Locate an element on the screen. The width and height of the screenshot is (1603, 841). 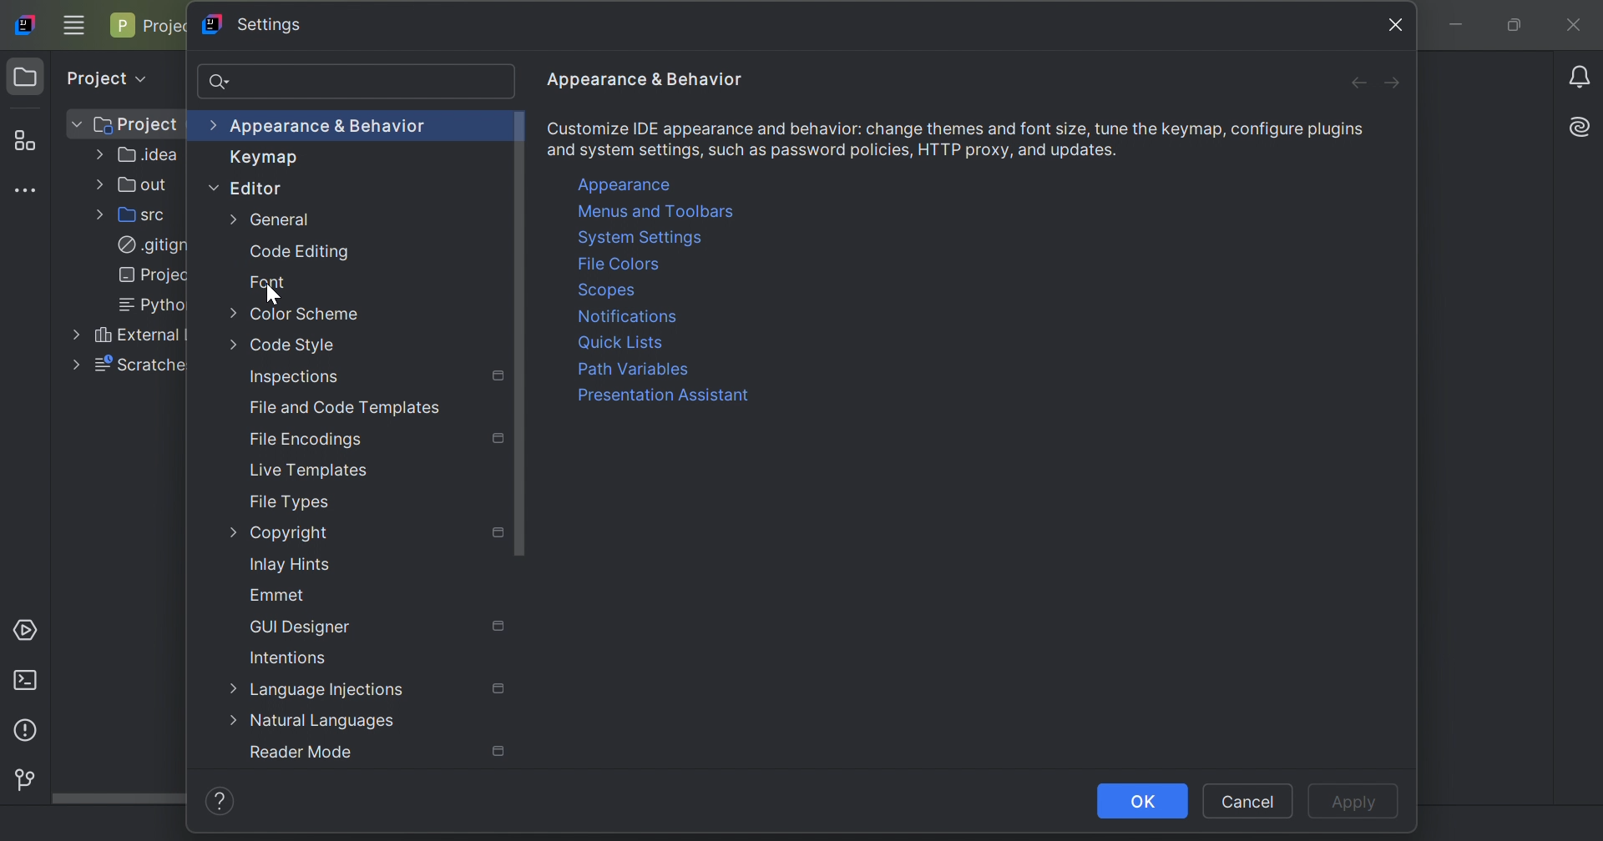
AI Assistant is located at coordinates (1583, 124).